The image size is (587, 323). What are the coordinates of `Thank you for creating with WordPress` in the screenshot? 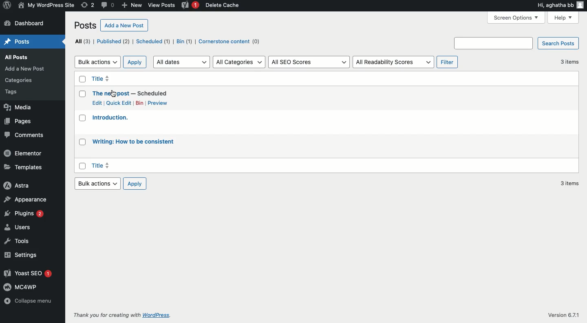 It's located at (121, 314).